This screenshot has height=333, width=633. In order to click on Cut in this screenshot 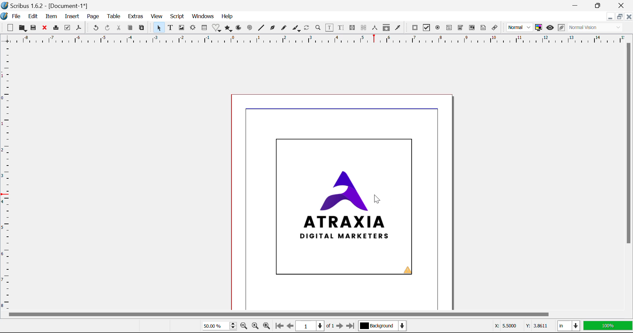, I will do `click(119, 28)`.